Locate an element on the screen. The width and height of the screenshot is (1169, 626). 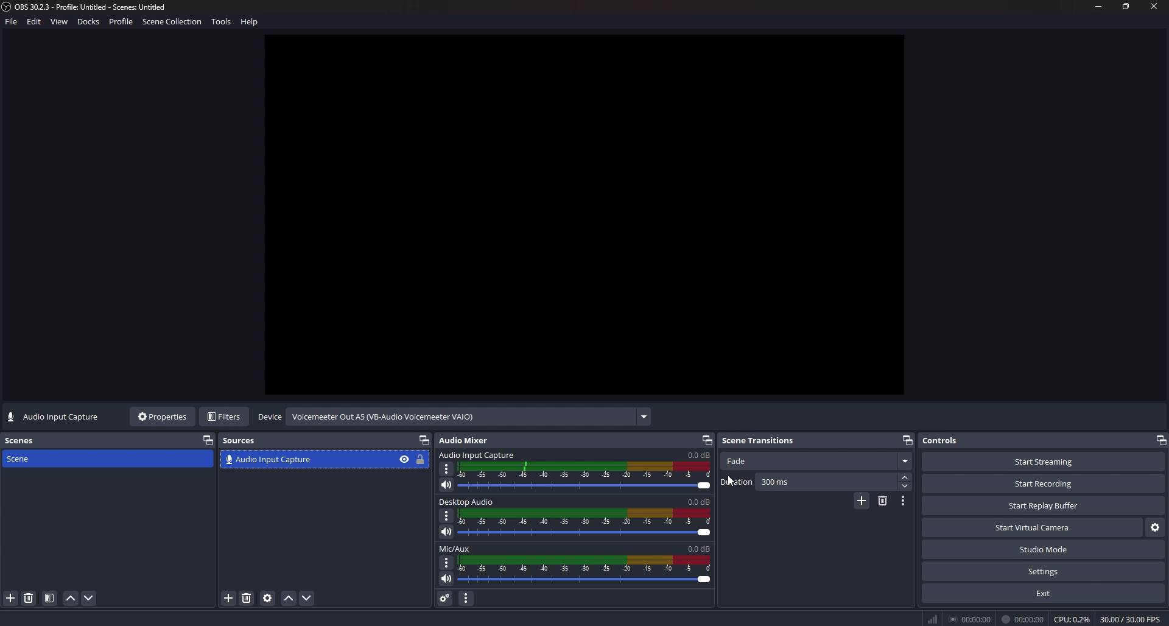
minimize is located at coordinates (1098, 7).